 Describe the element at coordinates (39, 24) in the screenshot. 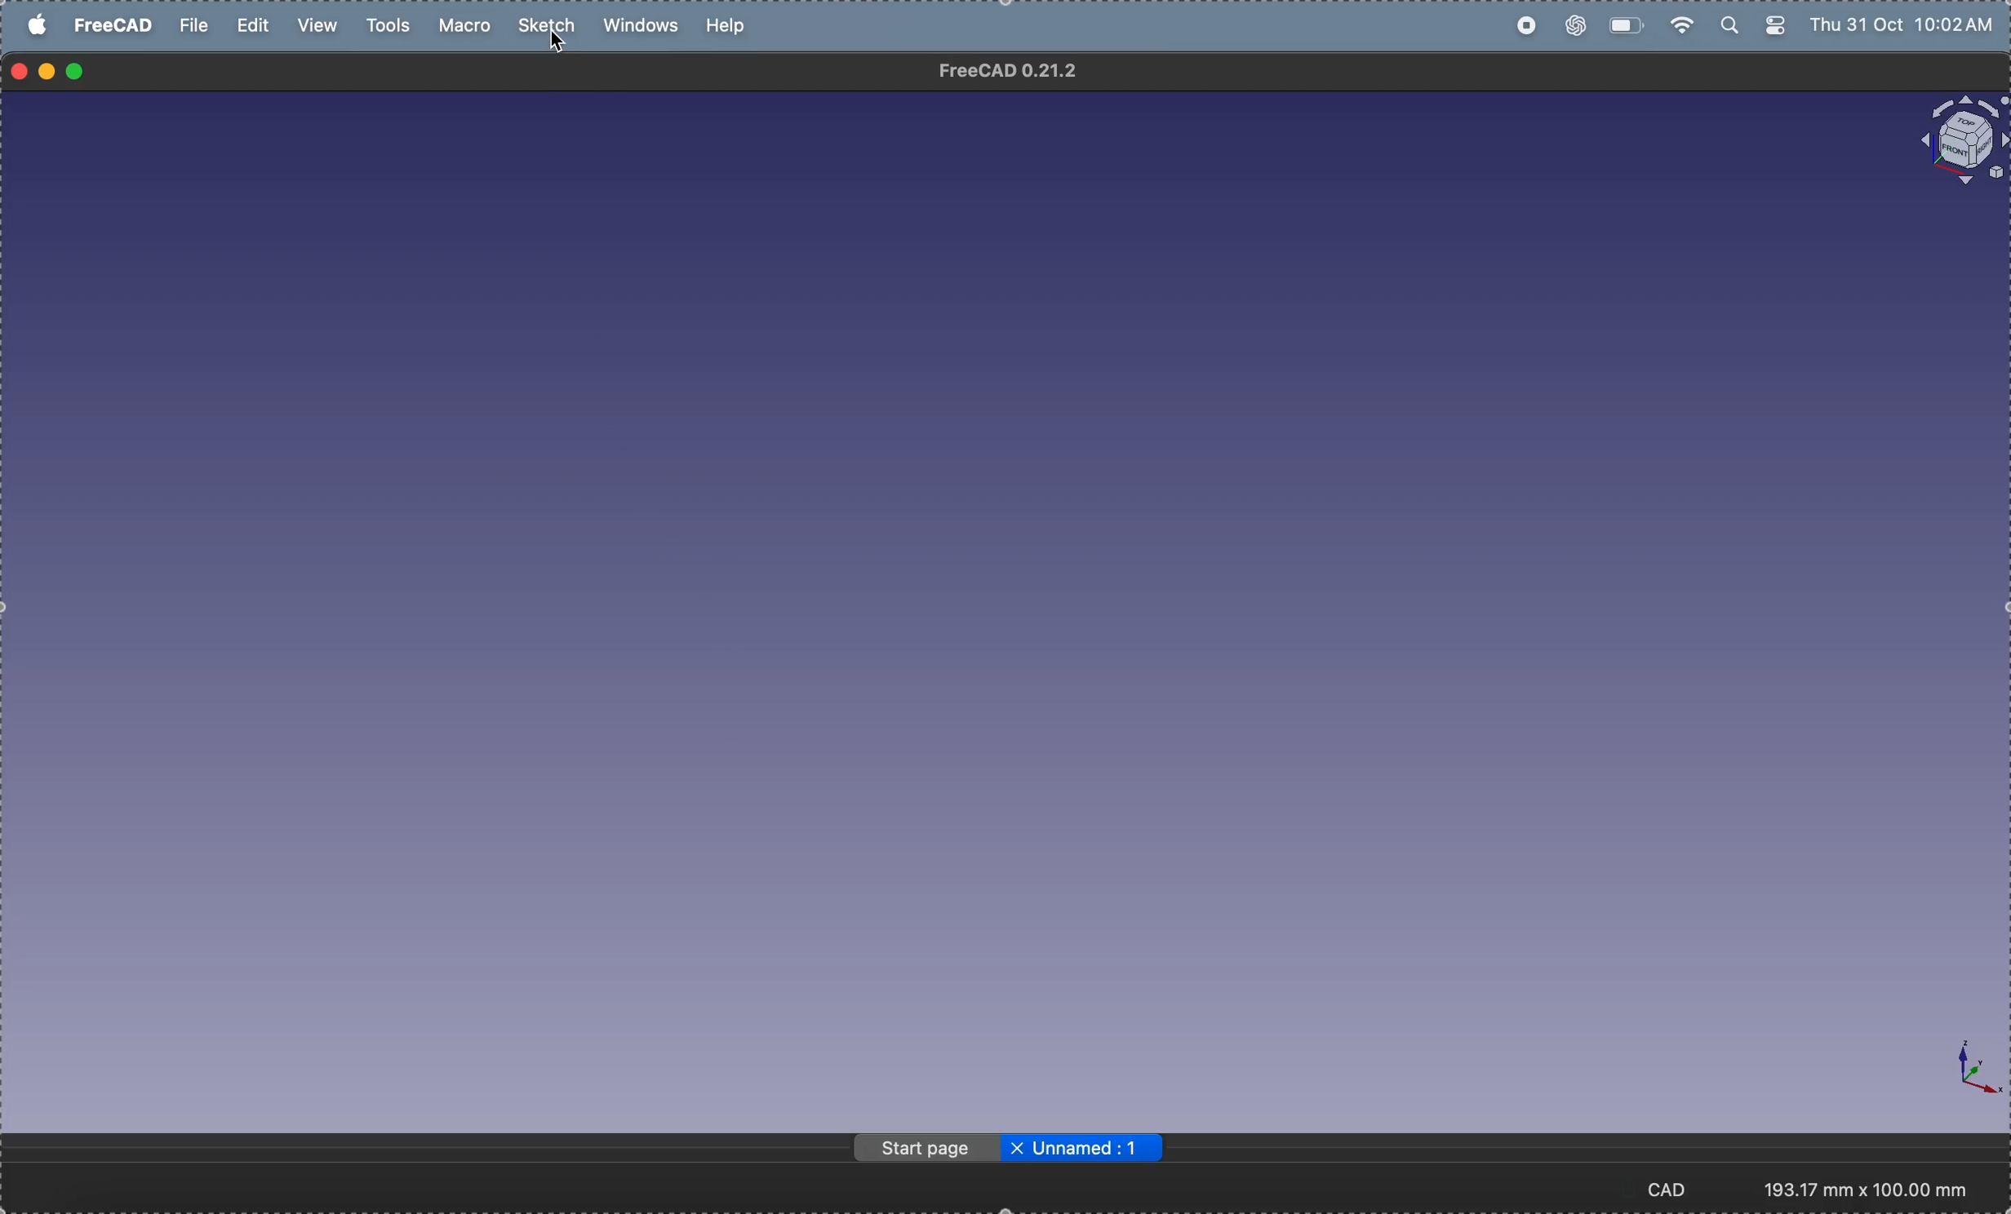

I see `apple menu` at that location.